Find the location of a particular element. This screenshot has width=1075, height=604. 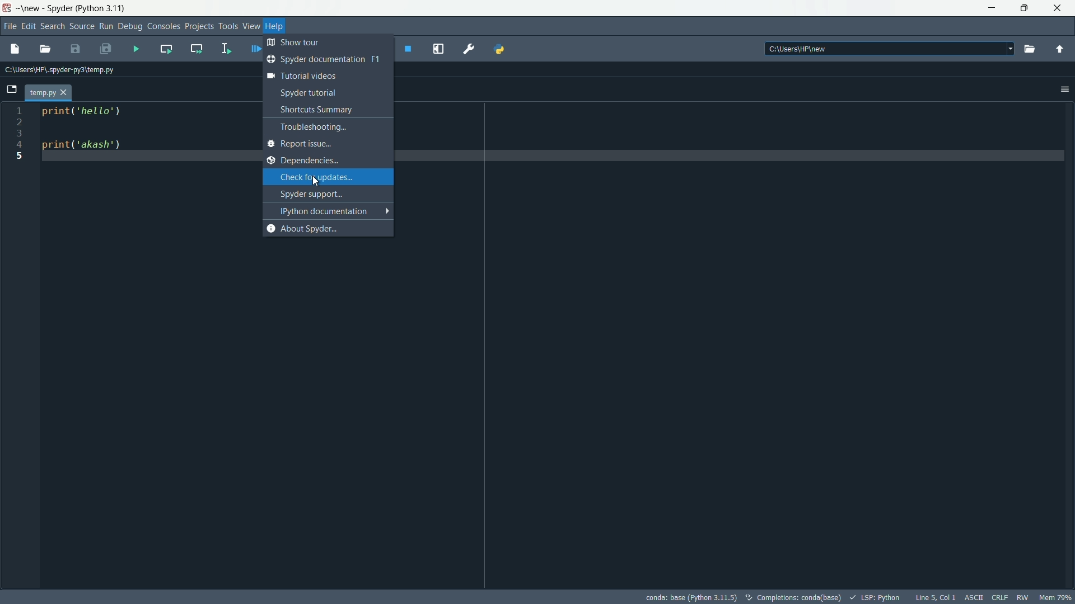

debug menu is located at coordinates (130, 25).